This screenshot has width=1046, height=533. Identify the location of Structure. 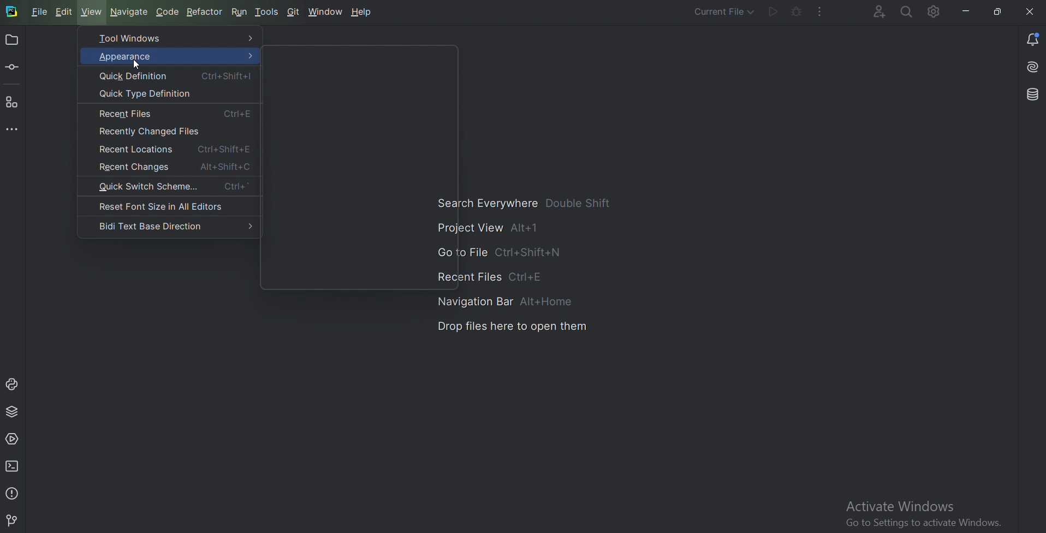
(13, 102).